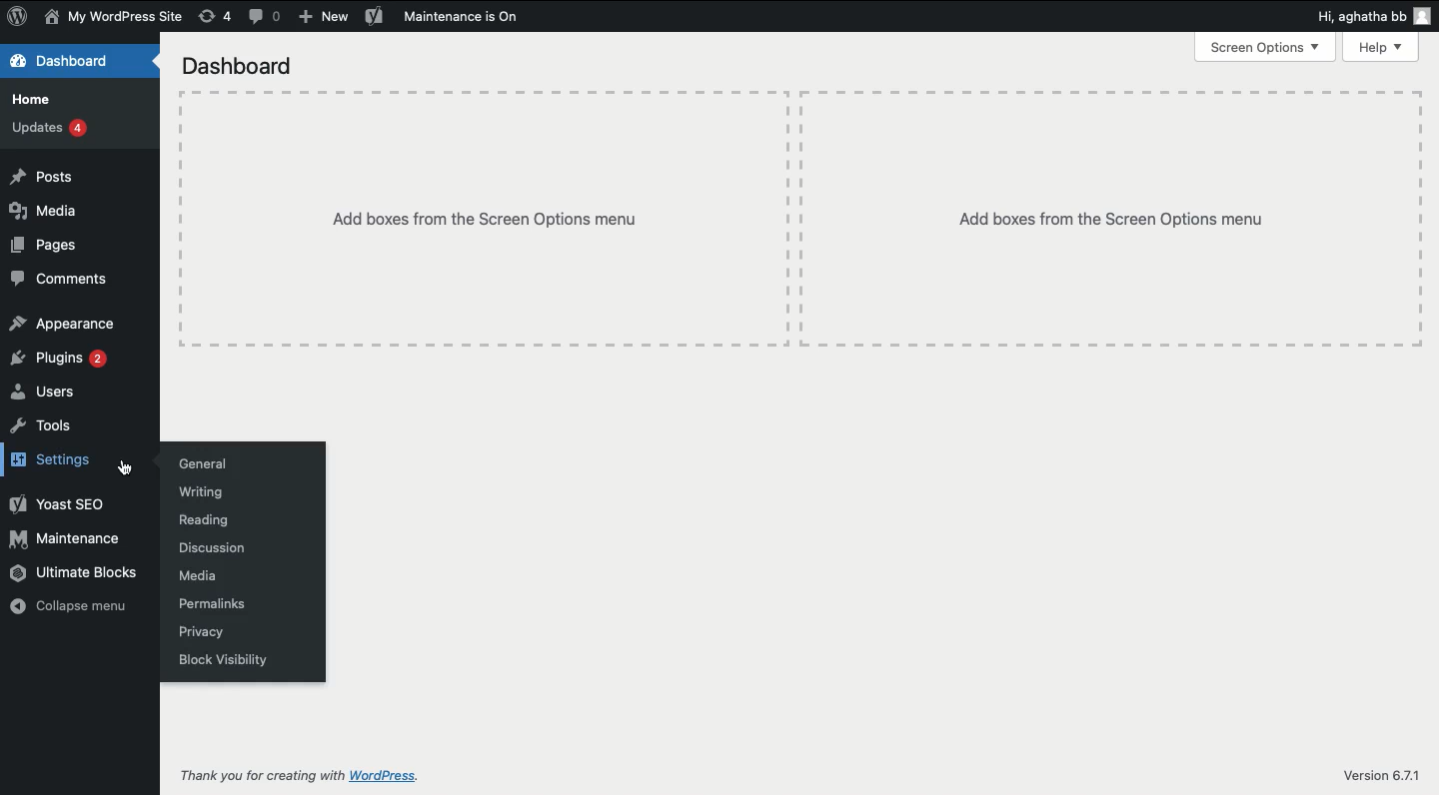 The image size is (1439, 795). Describe the element at coordinates (46, 245) in the screenshot. I see `pages` at that location.